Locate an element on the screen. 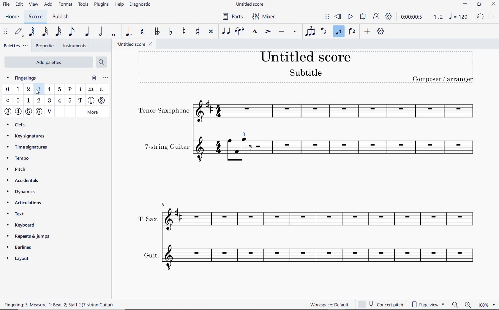  BARLINES is located at coordinates (21, 247).